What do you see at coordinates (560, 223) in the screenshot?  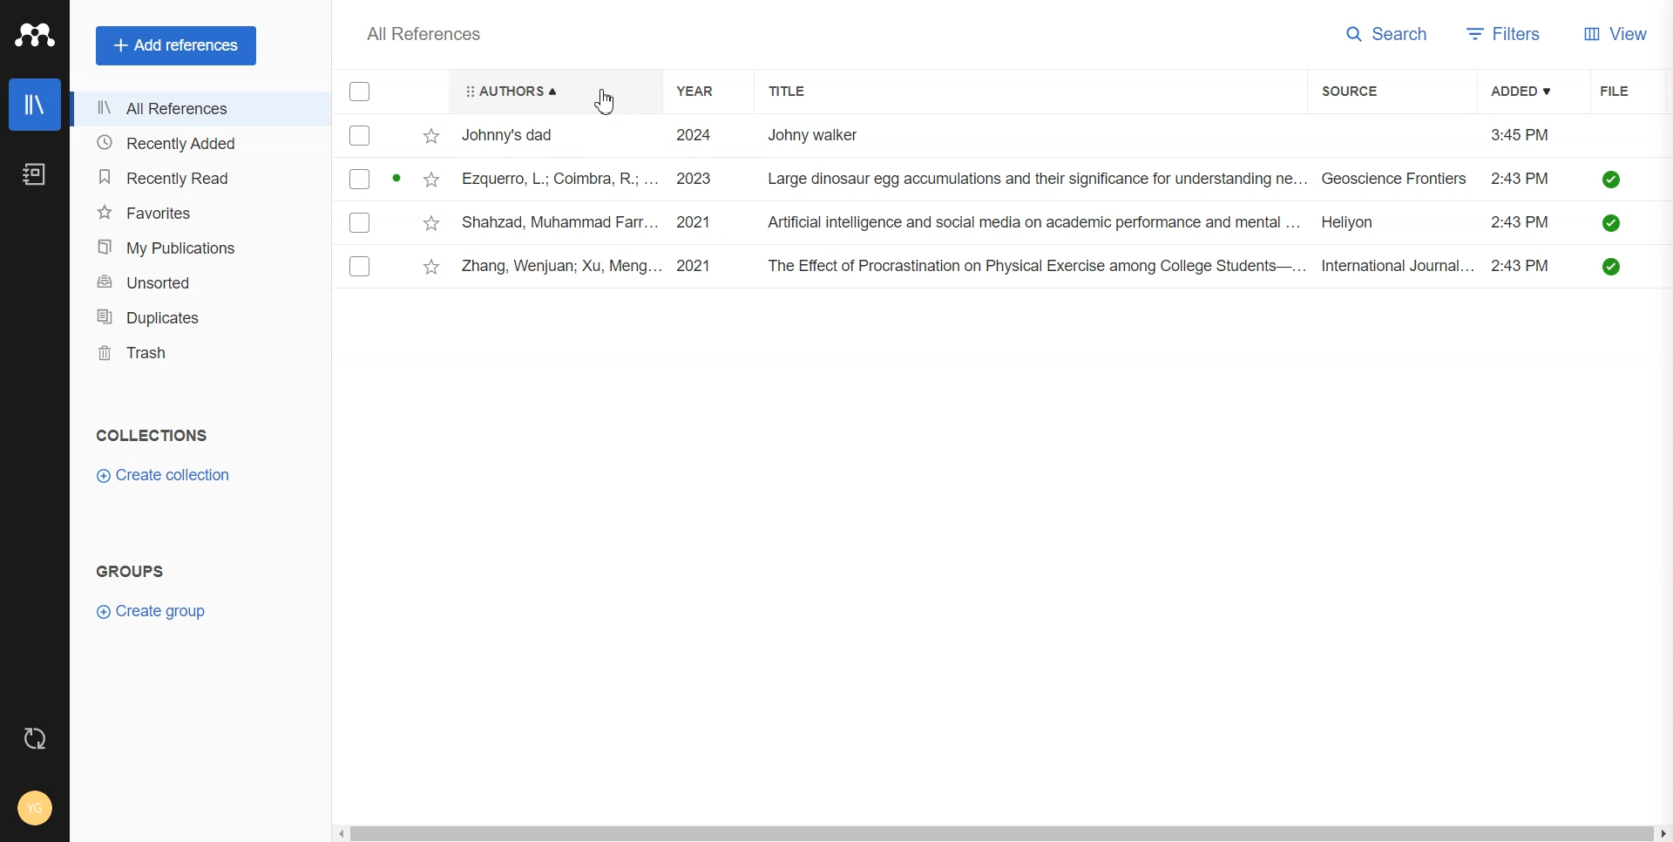 I see `Shahzad, Muhammad` at bounding box center [560, 223].